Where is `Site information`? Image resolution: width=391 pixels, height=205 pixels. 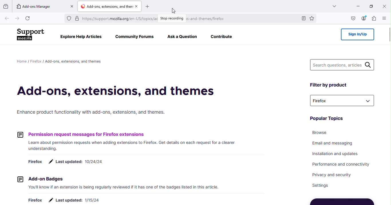 Site information is located at coordinates (77, 18).